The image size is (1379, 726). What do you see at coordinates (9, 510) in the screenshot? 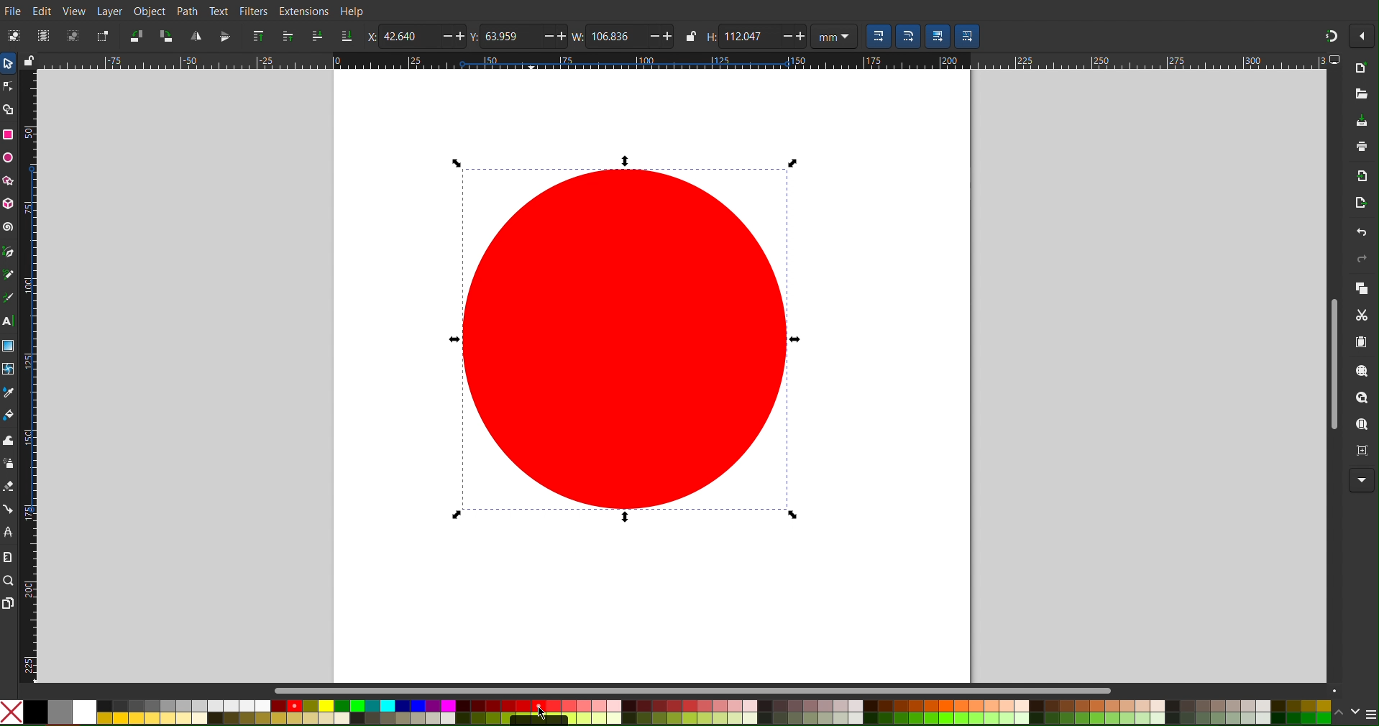
I see `Connection` at bounding box center [9, 510].